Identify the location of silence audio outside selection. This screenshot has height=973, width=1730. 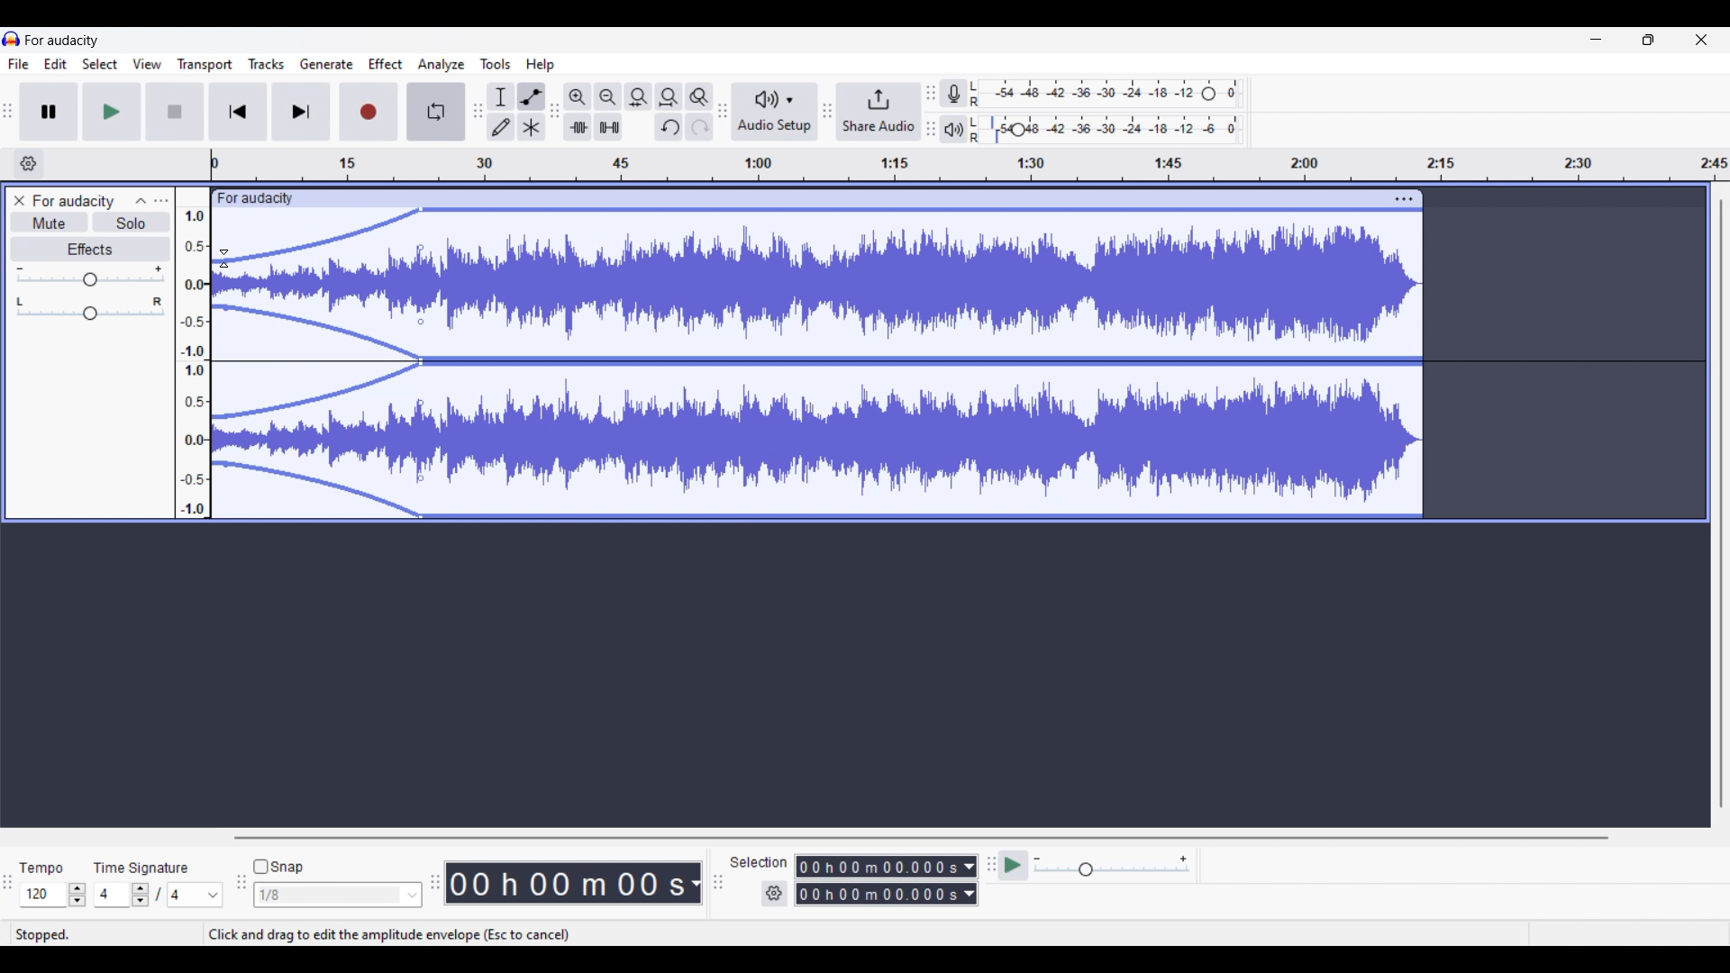
(611, 127).